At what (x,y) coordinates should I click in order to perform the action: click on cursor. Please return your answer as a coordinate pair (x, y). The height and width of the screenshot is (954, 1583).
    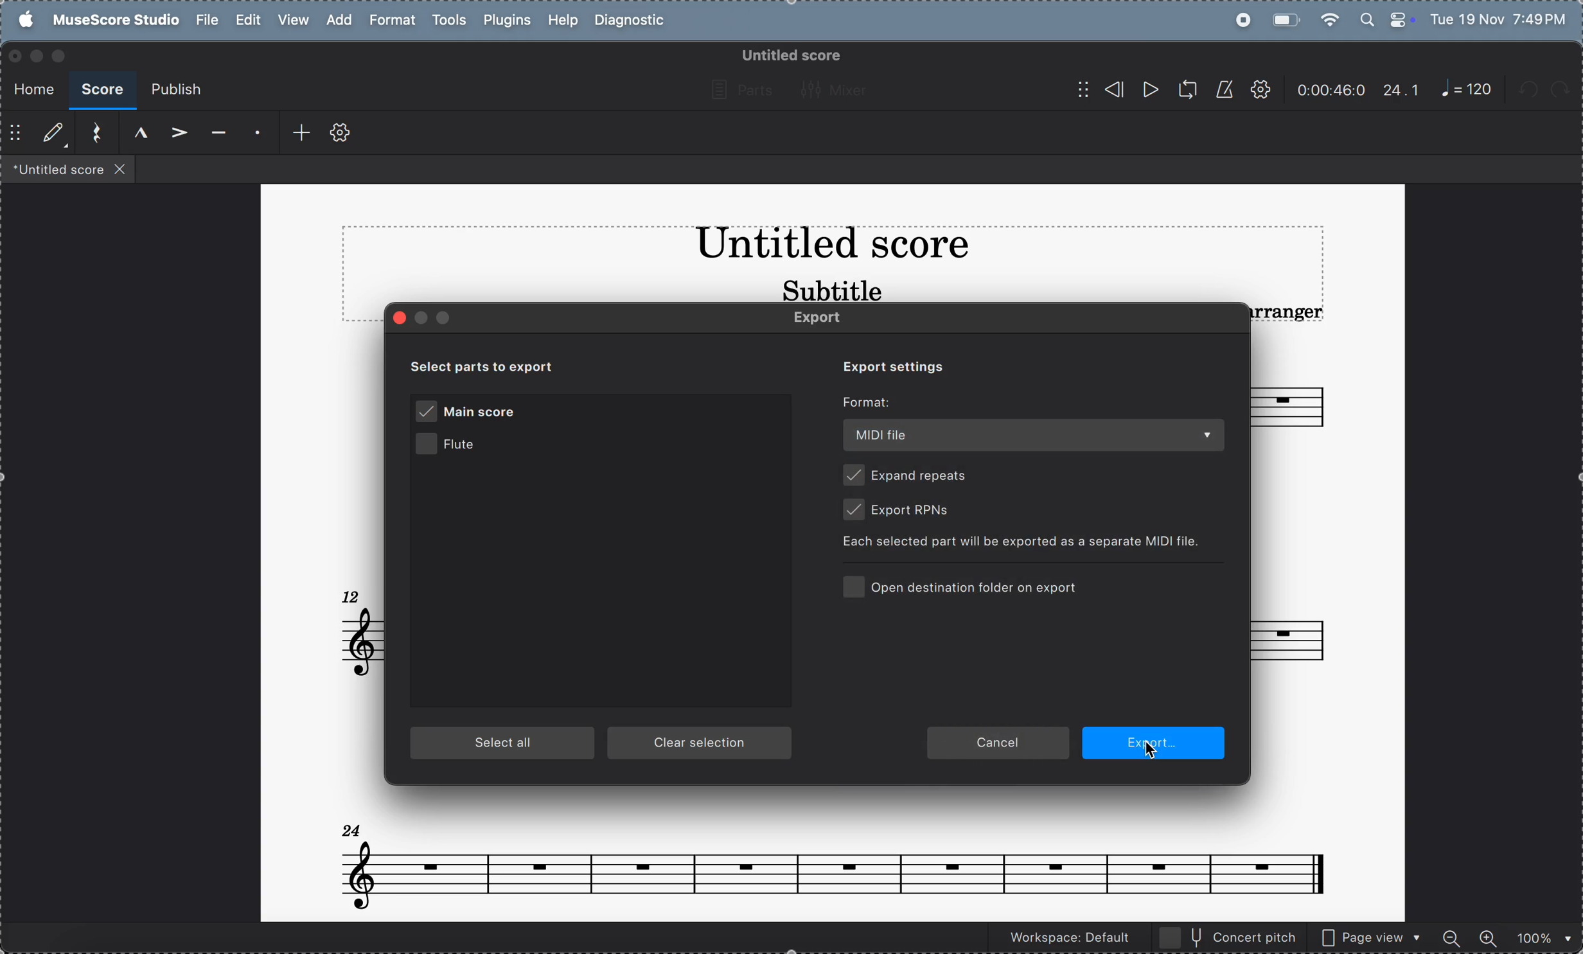
    Looking at the image, I should click on (1150, 748).